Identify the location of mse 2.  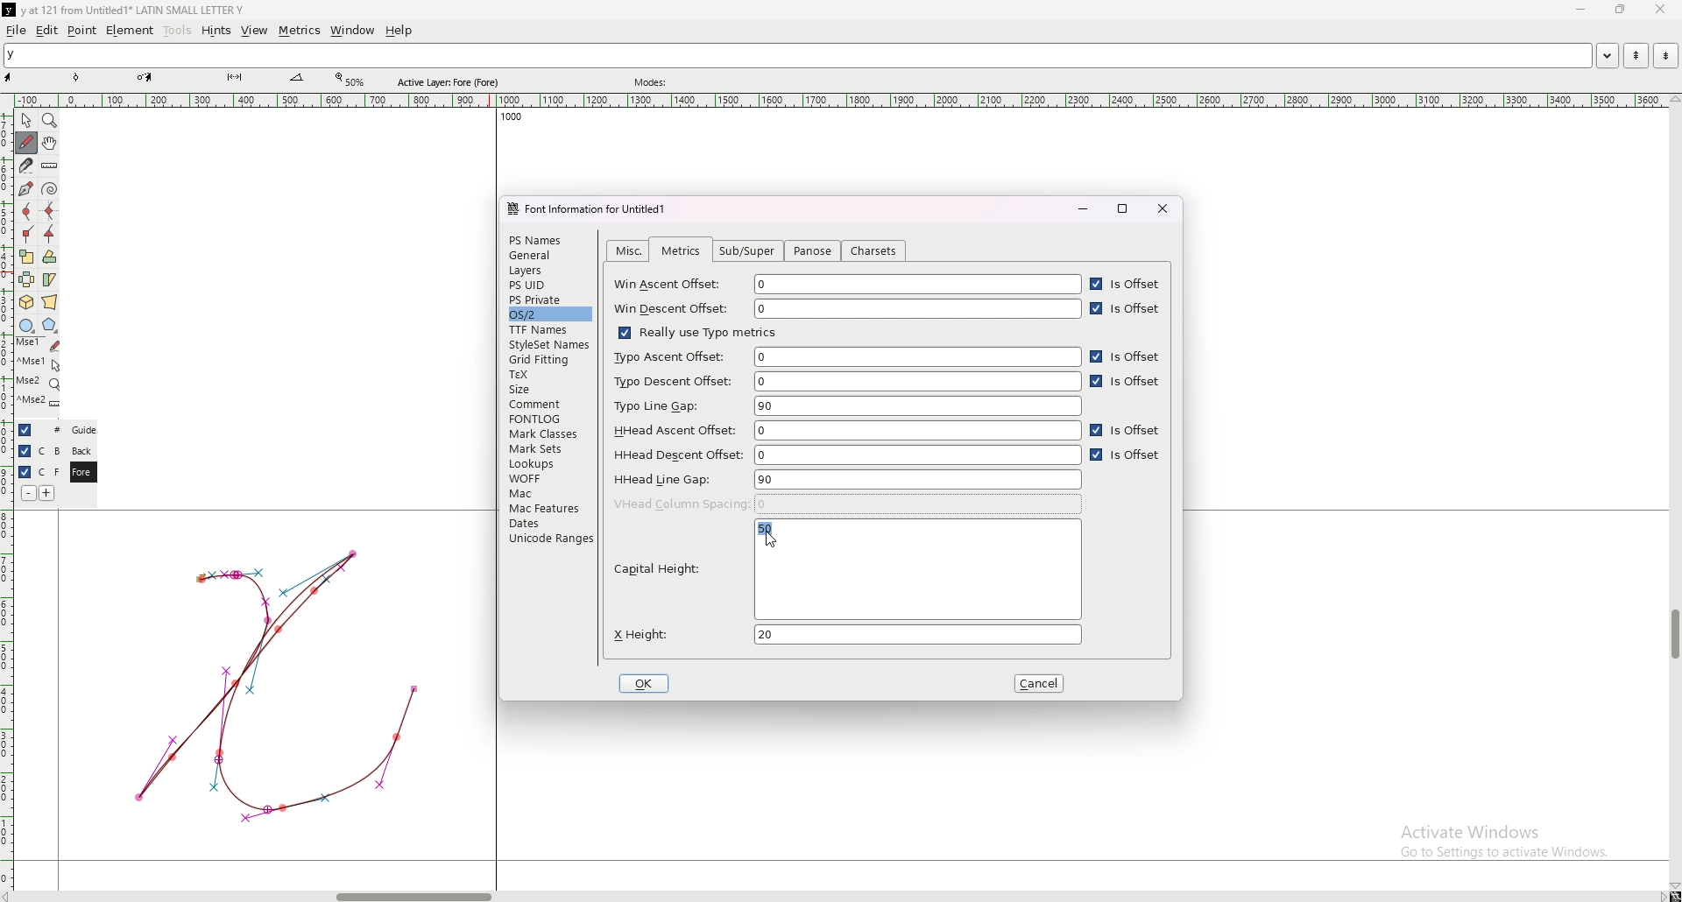
(39, 403).